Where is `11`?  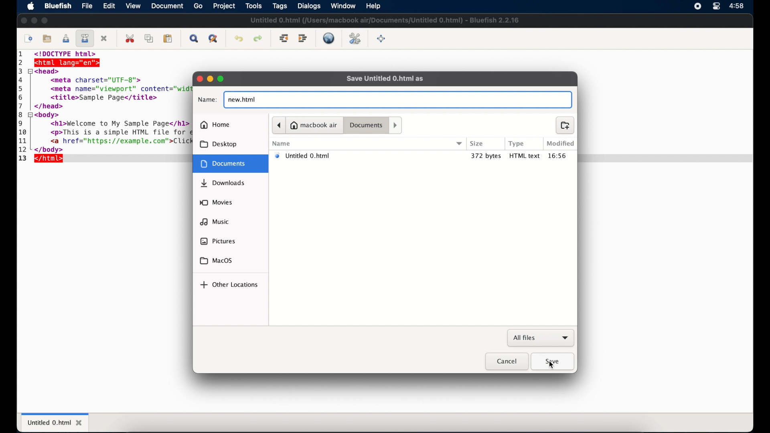
11 is located at coordinates (24, 141).